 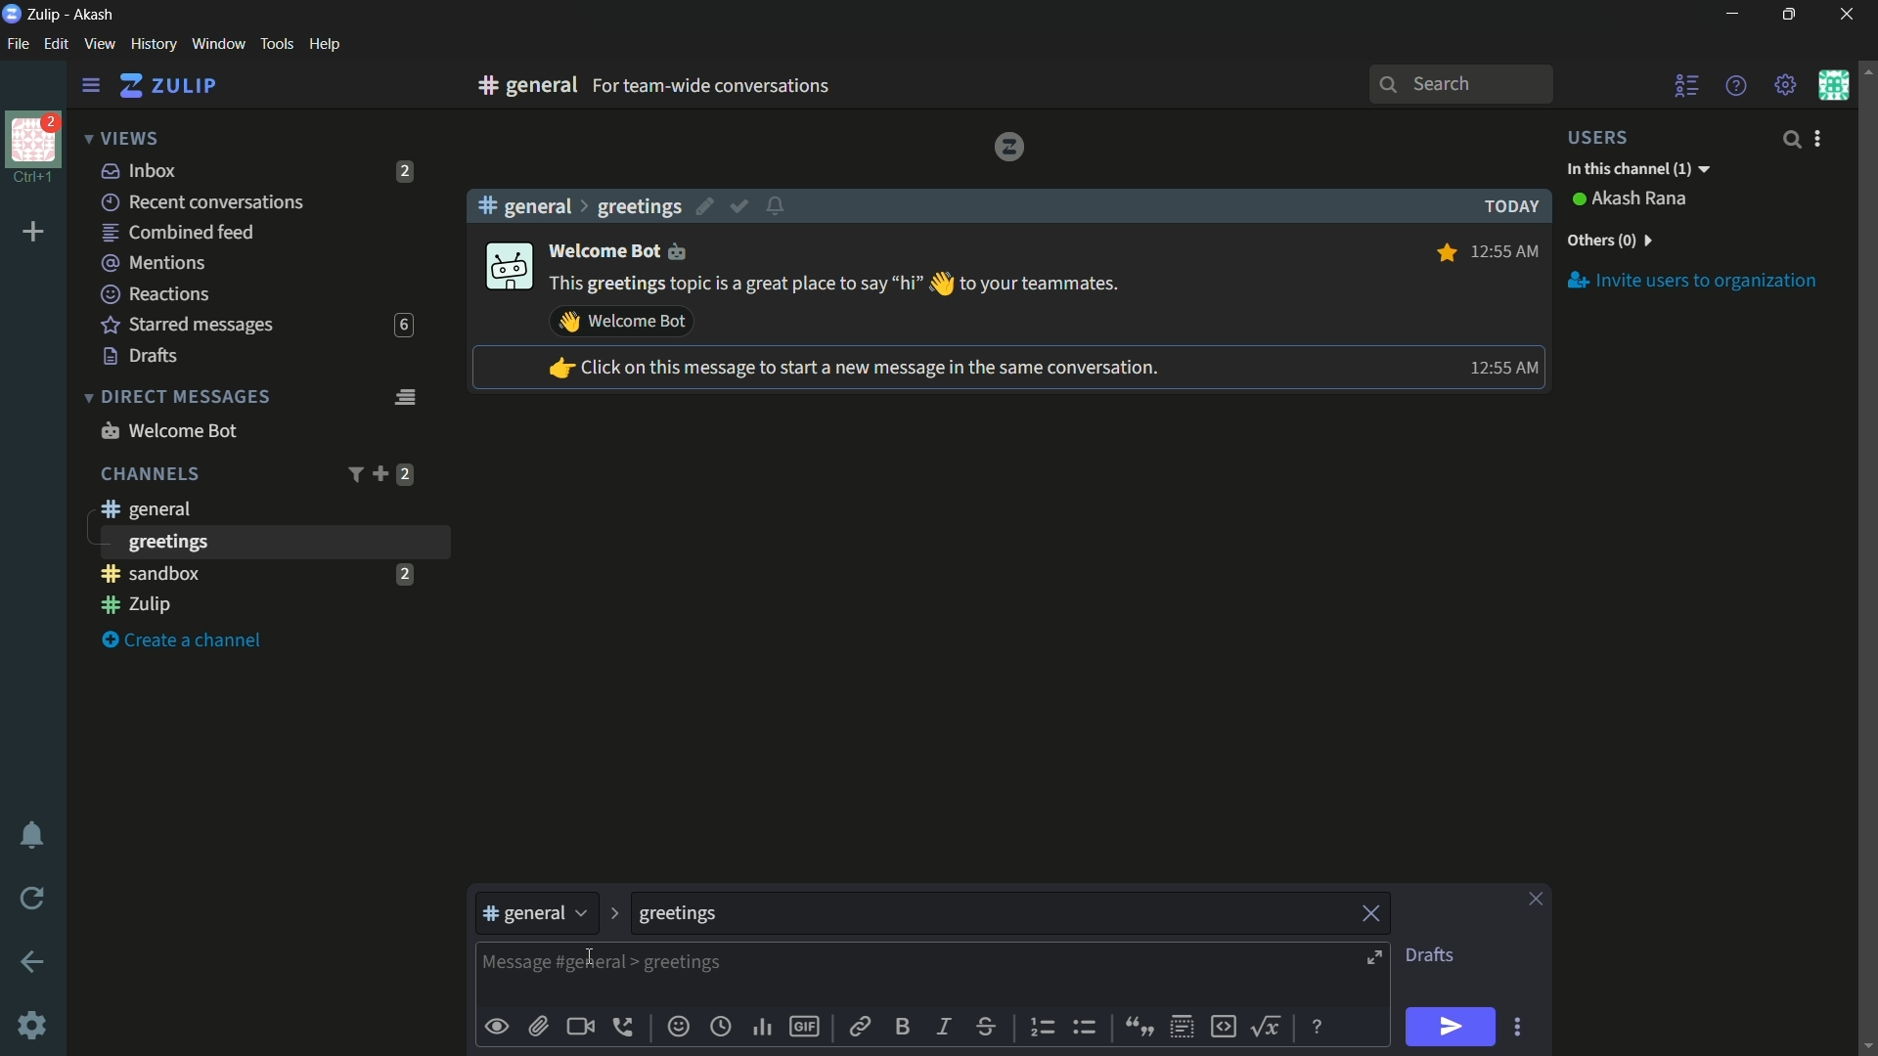 I want to click on 12: 55 AM, so click(x=1500, y=368).